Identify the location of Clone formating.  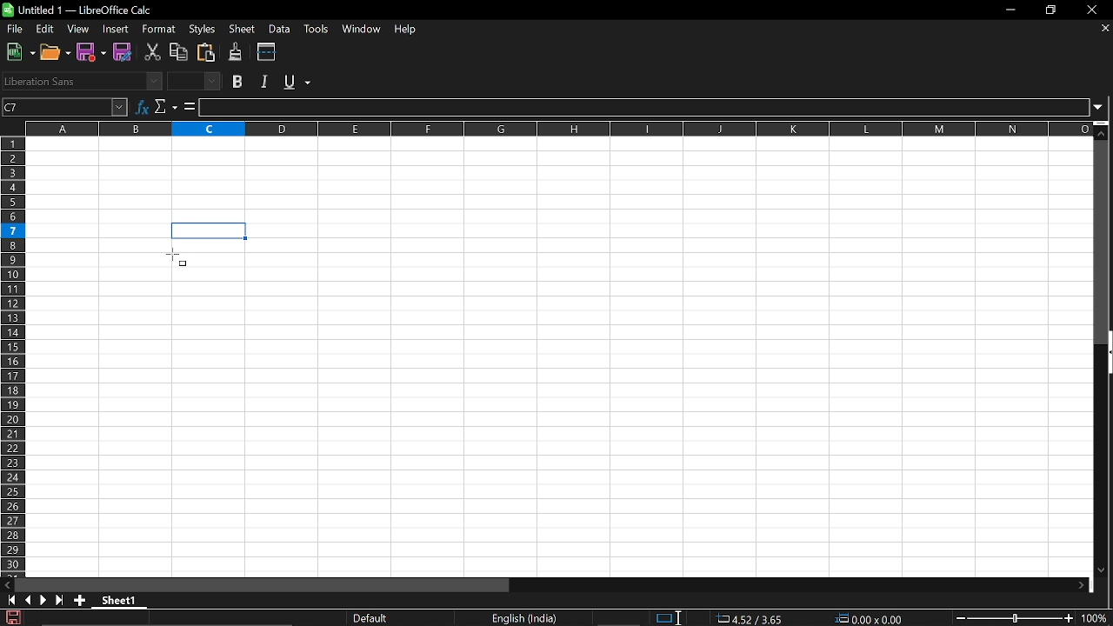
(235, 52).